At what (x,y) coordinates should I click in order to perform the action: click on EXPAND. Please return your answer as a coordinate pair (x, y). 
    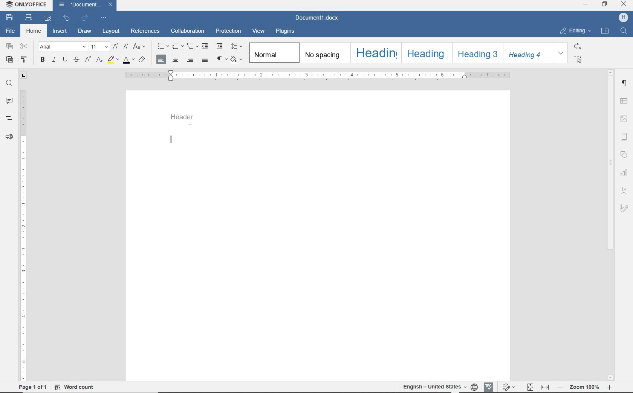
    Looking at the image, I should click on (561, 53).